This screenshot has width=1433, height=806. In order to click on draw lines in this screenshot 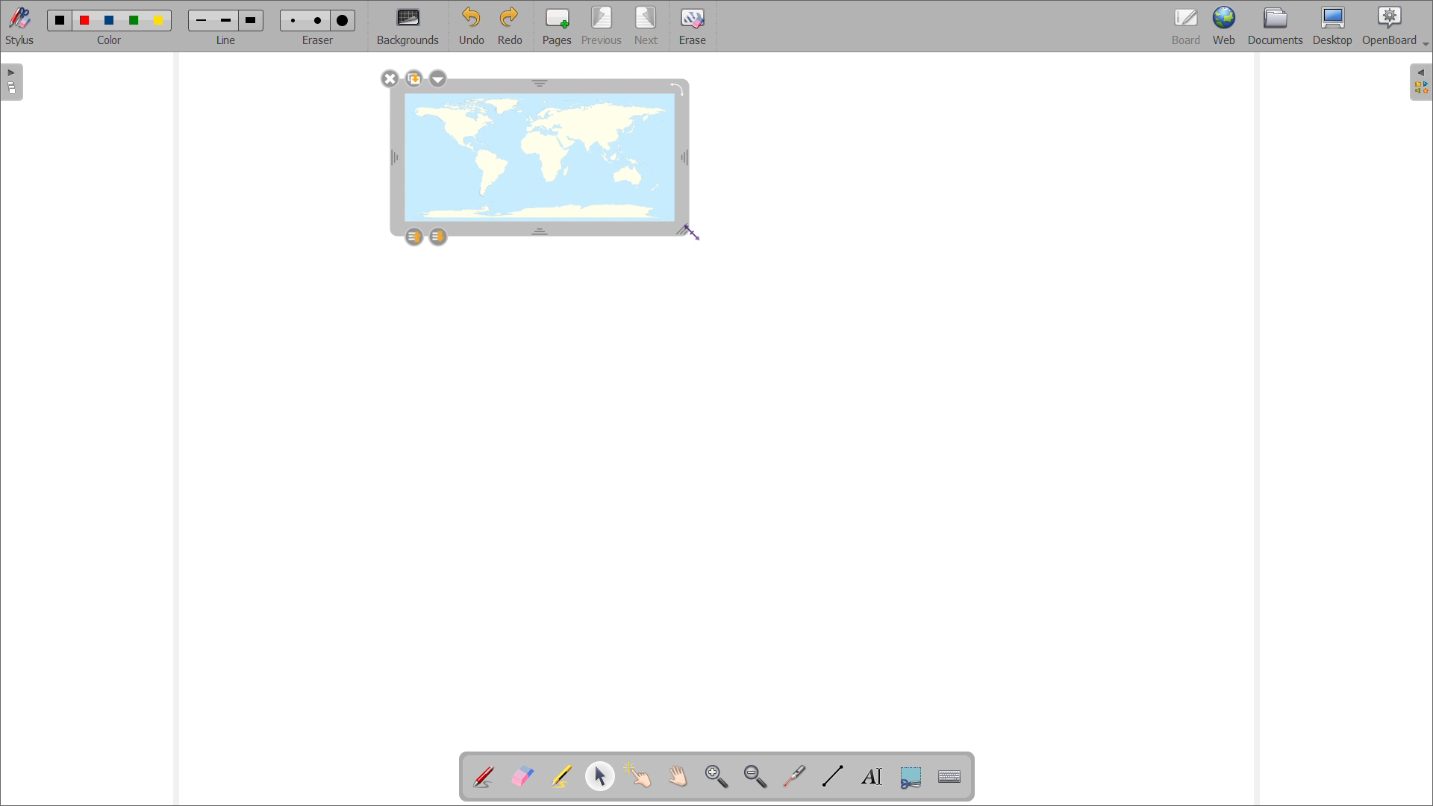, I will do `click(834, 776)`.